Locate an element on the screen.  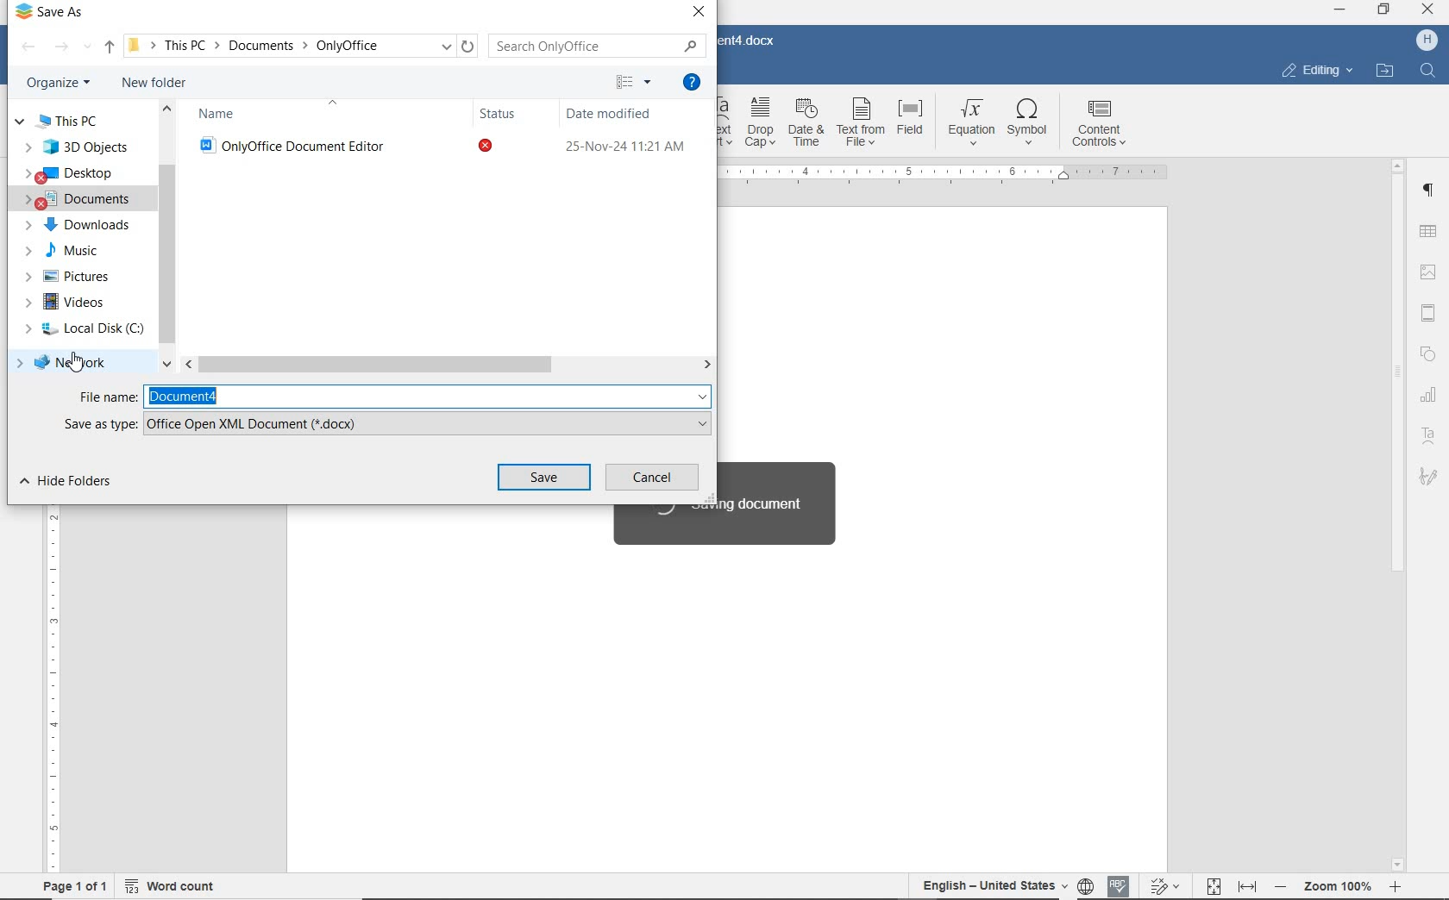
MUSIC is located at coordinates (63, 250).